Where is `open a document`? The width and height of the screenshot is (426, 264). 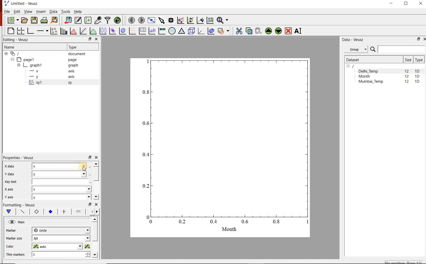 open a document is located at coordinates (24, 20).